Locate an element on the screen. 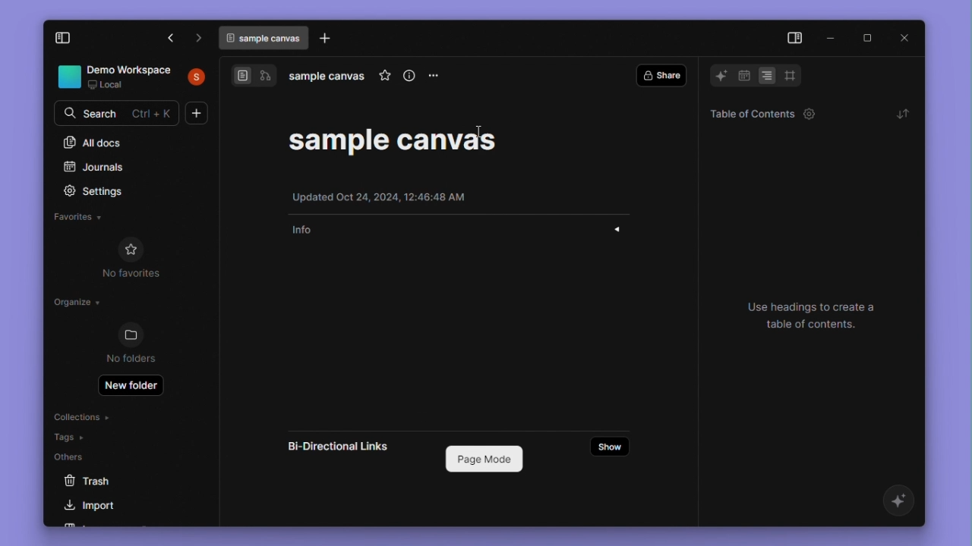 Image resolution: width=972 pixels, height=546 pixels. cursor is located at coordinates (478, 131).